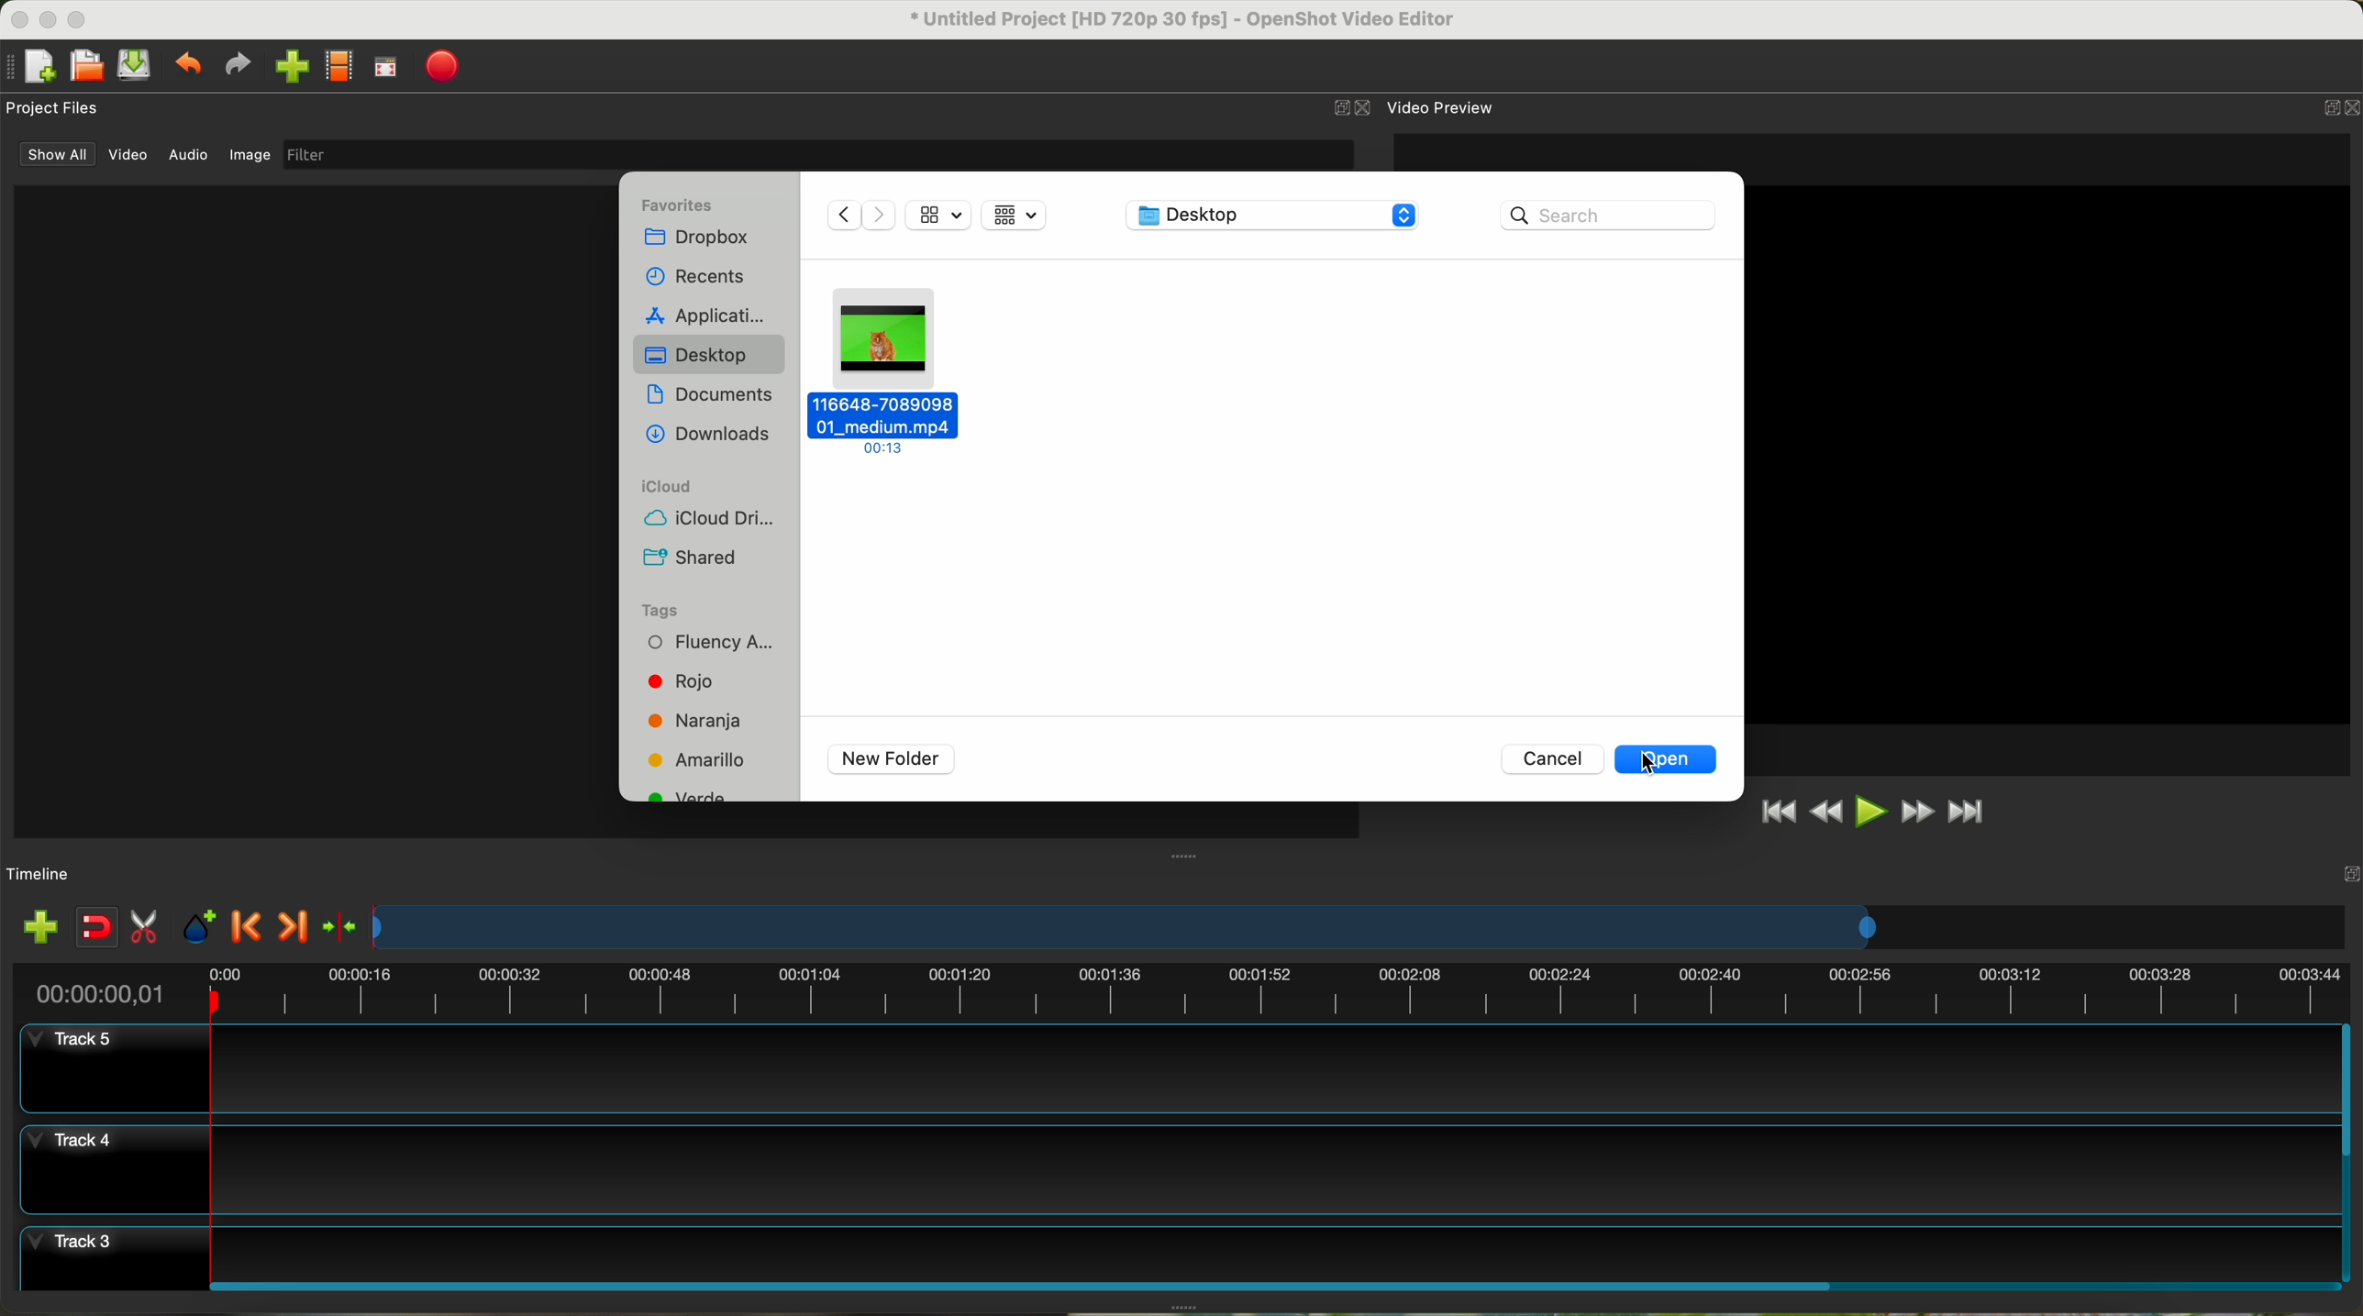 This screenshot has width=2363, height=1316. I want to click on tags, so click(659, 612).